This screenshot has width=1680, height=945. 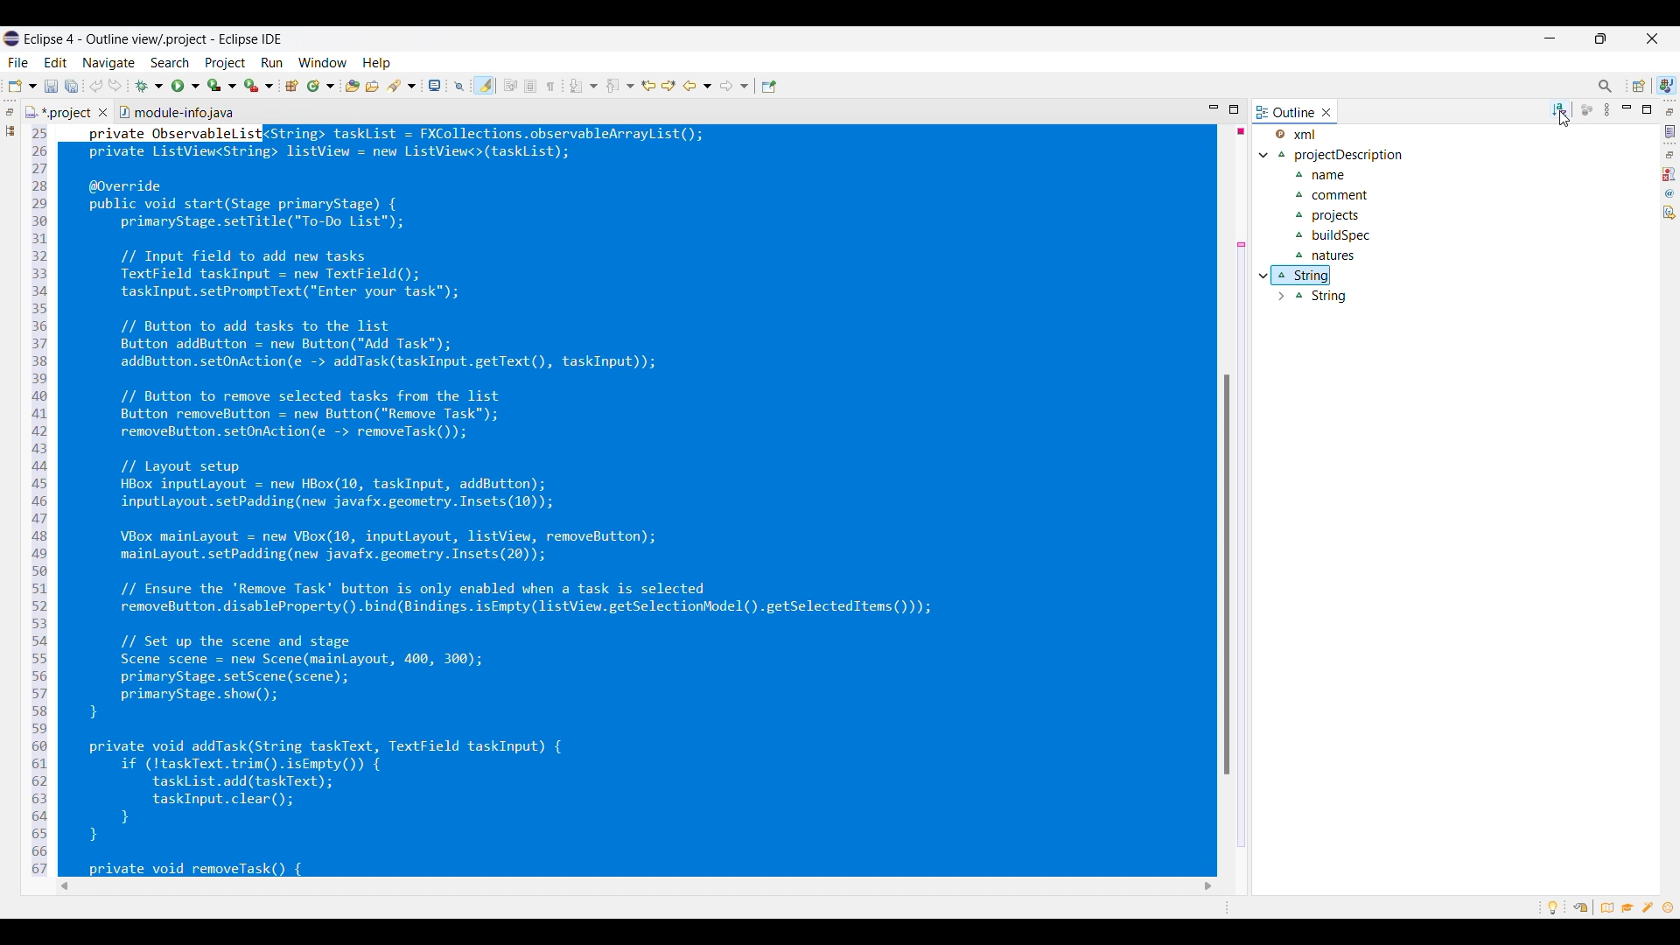 What do you see at coordinates (620, 86) in the screenshot?
I see `Previous annotation` at bounding box center [620, 86].